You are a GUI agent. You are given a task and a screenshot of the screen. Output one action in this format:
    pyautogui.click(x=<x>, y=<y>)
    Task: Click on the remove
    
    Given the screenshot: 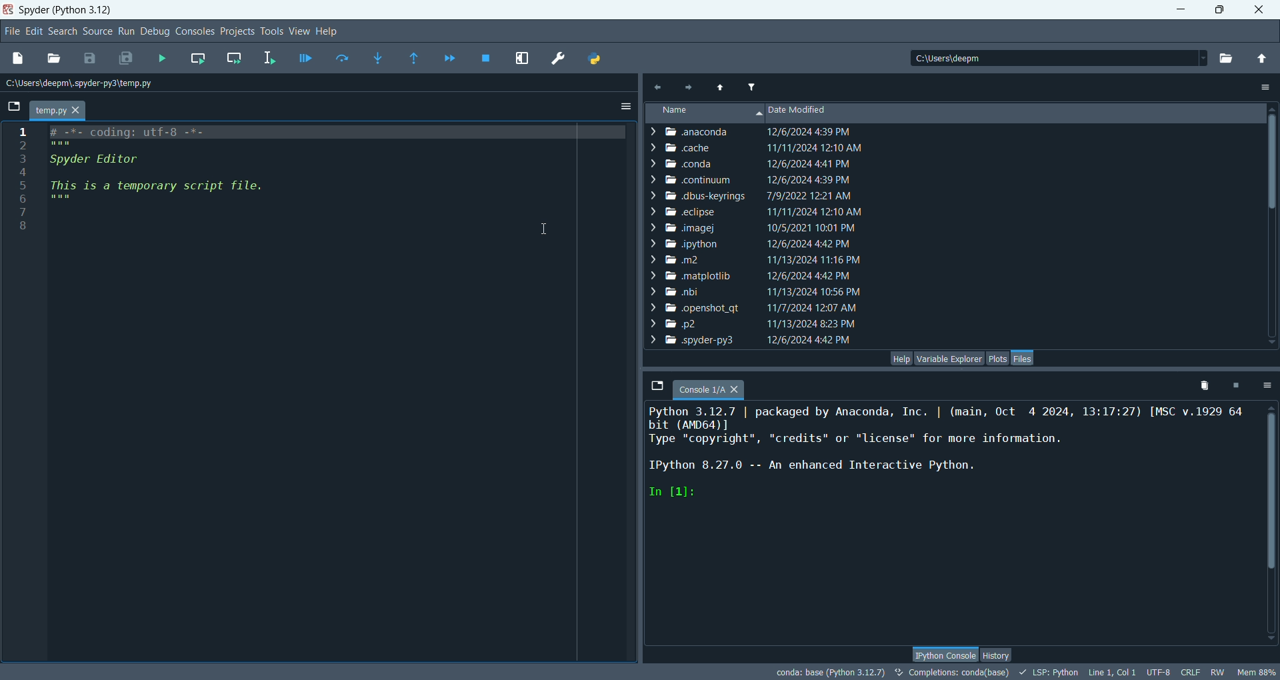 What is the action you would take?
    pyautogui.click(x=1201, y=385)
    